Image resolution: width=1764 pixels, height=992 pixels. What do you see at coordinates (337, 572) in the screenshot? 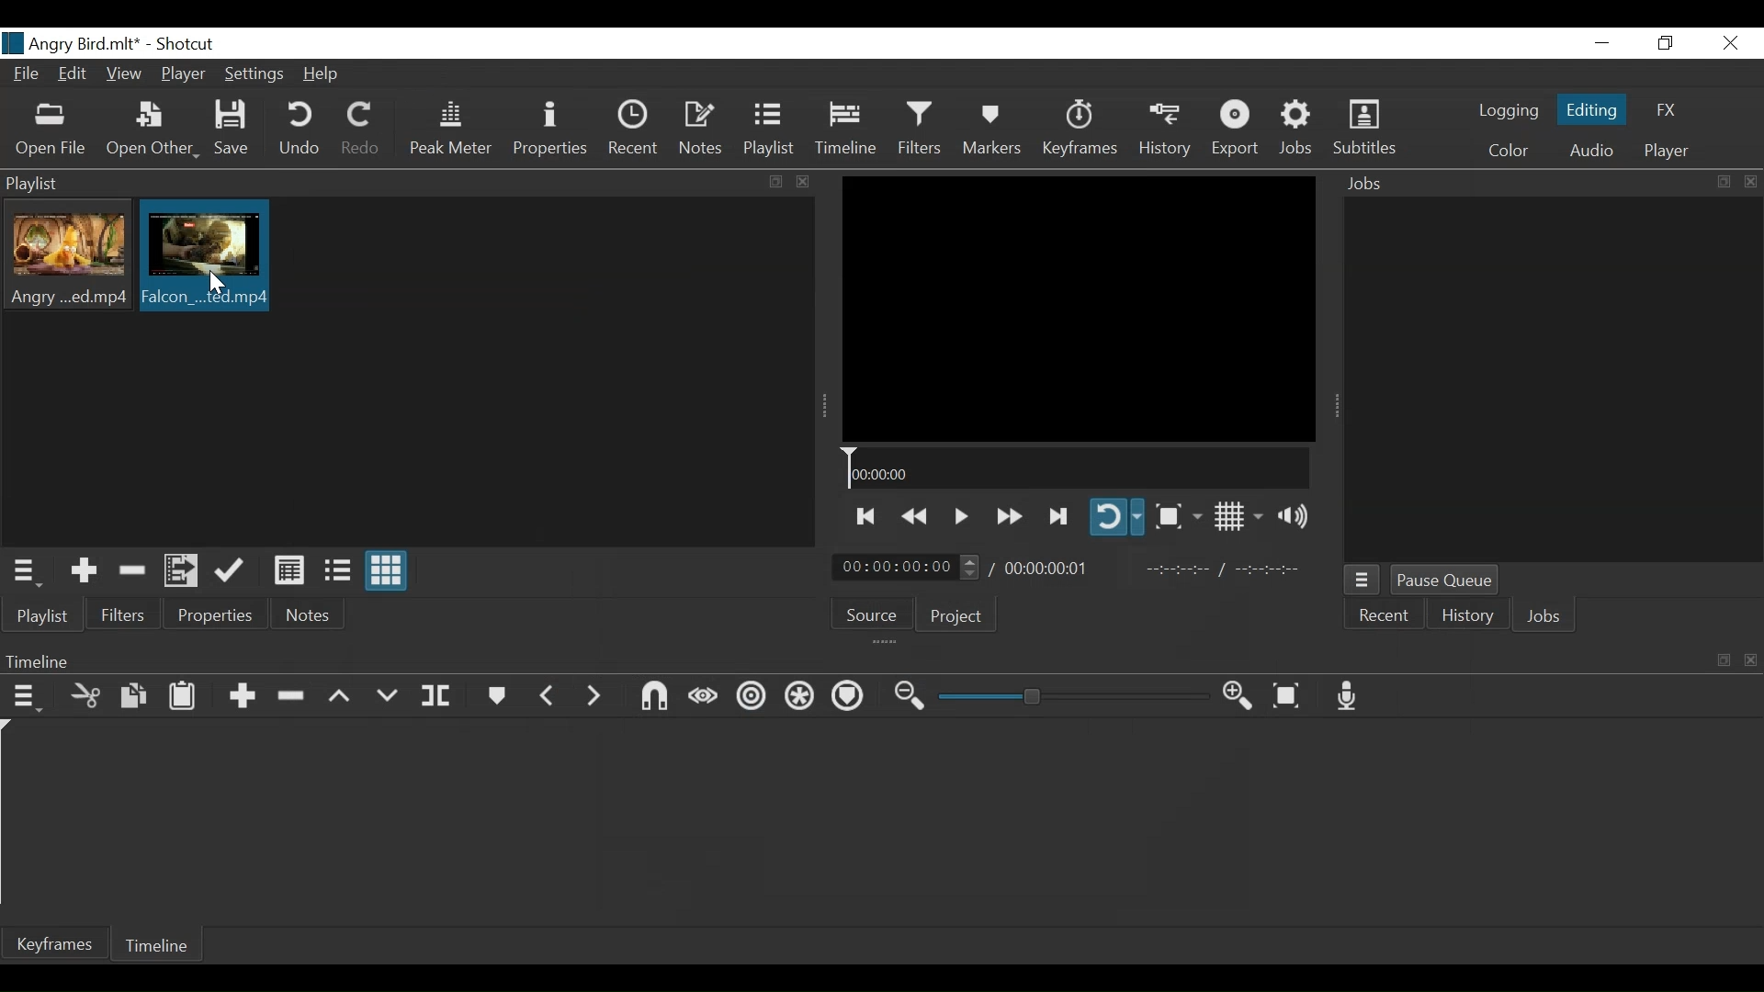
I see `View as files` at bounding box center [337, 572].